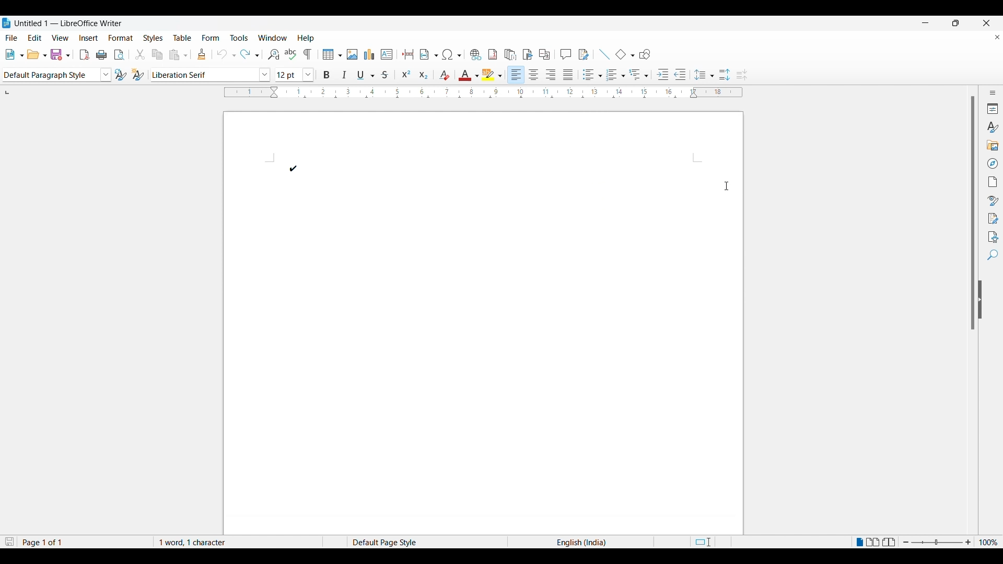 Image resolution: width=1003 pixels, height=564 pixels. I want to click on close, so click(994, 38).